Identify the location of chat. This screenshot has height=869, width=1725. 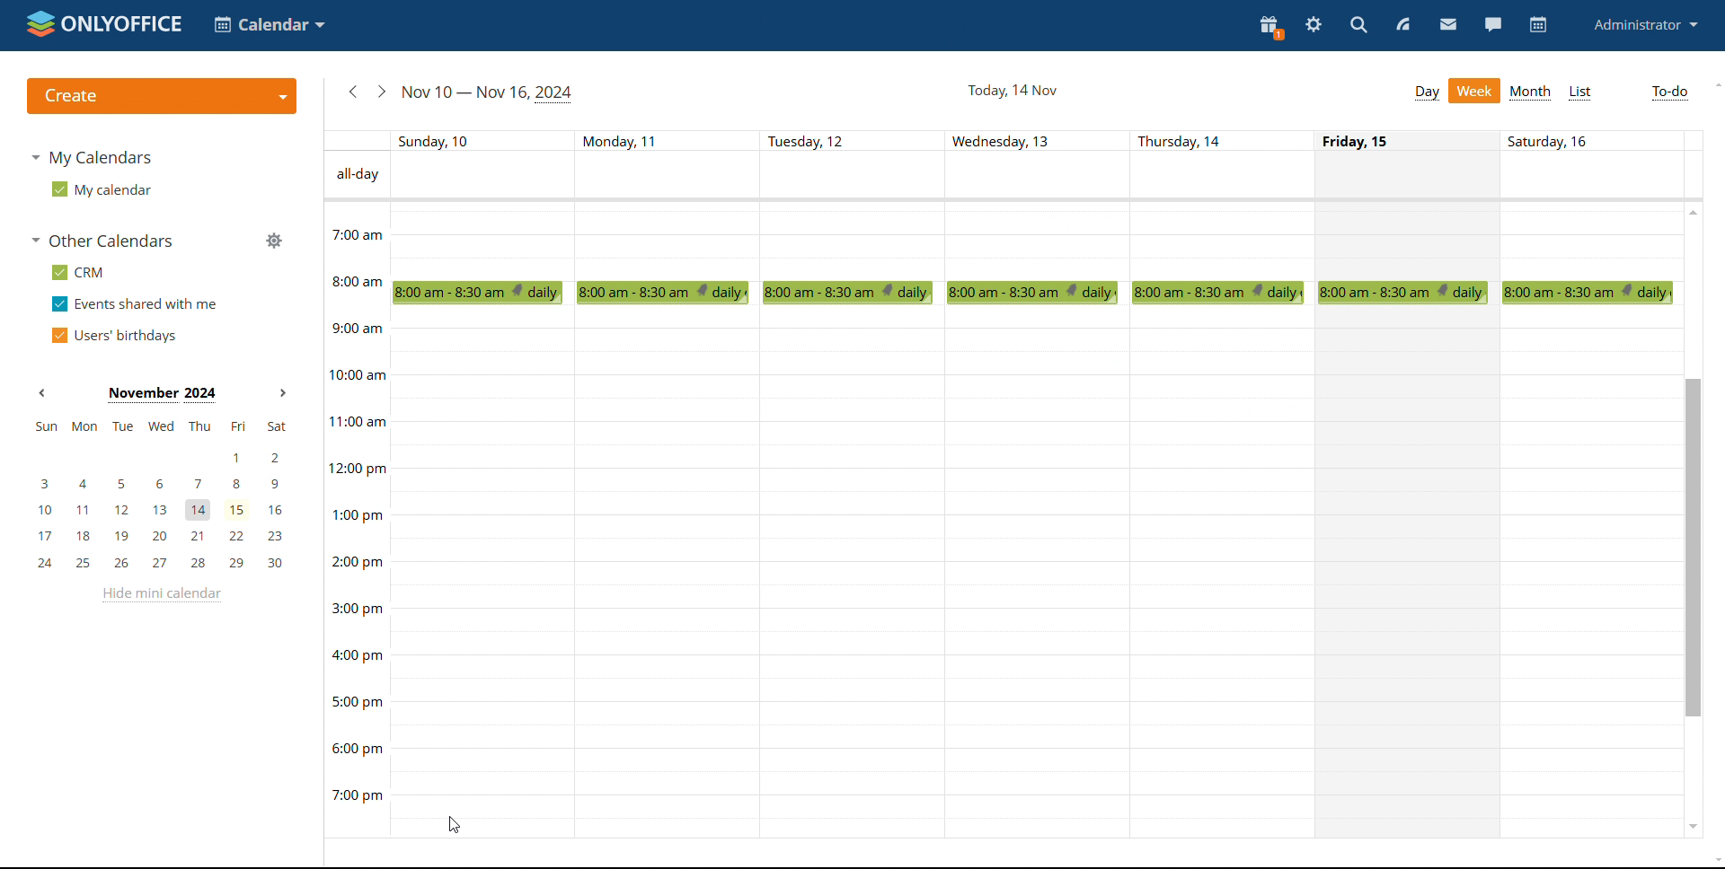
(1492, 23).